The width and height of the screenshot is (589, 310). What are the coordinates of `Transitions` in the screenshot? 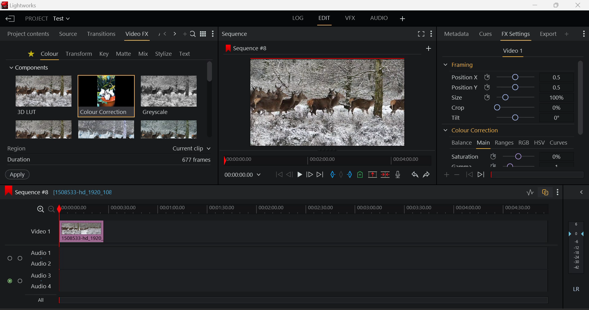 It's located at (101, 34).